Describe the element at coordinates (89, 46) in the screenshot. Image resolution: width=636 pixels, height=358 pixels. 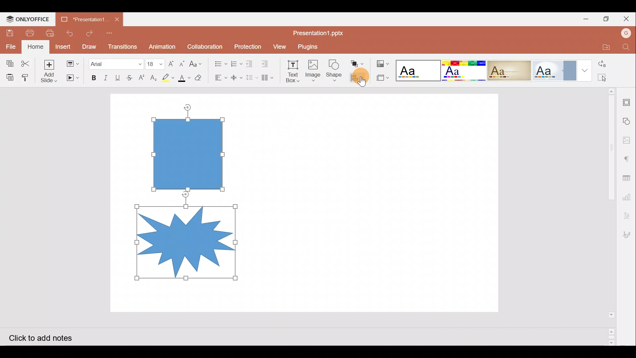
I see `Draw` at that location.